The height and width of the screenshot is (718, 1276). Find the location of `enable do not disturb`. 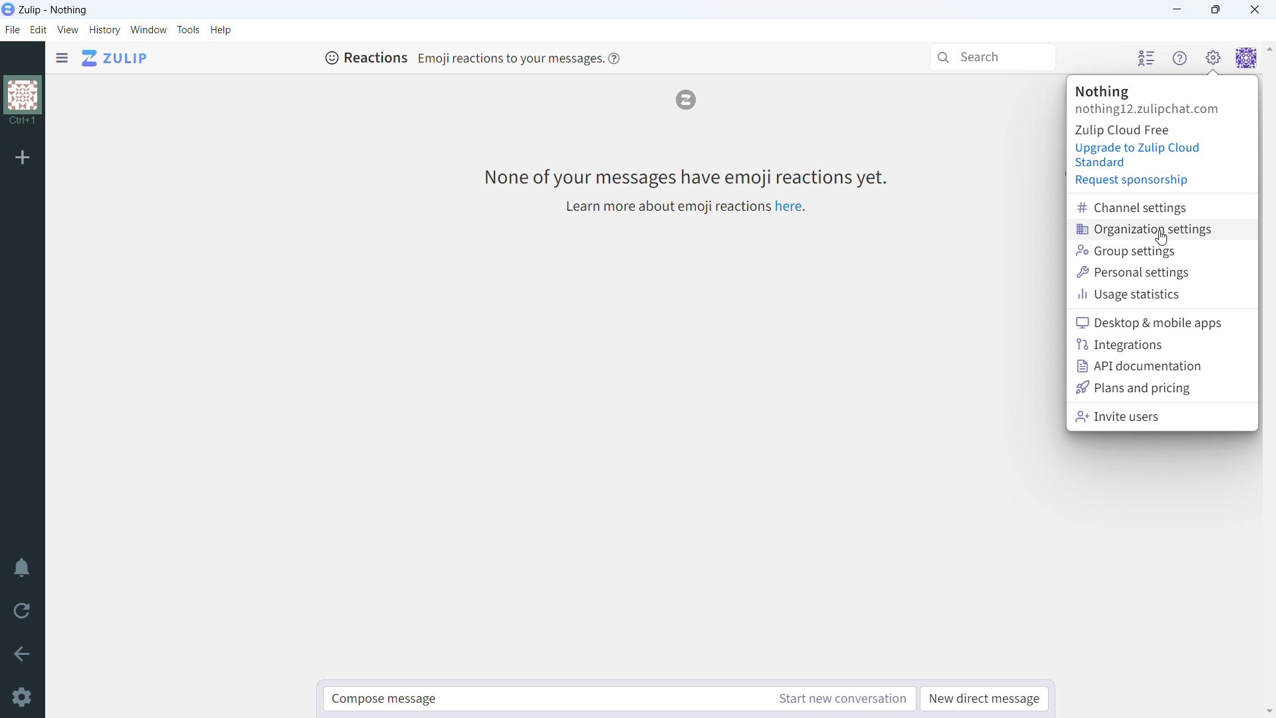

enable do not disturb is located at coordinates (21, 569).